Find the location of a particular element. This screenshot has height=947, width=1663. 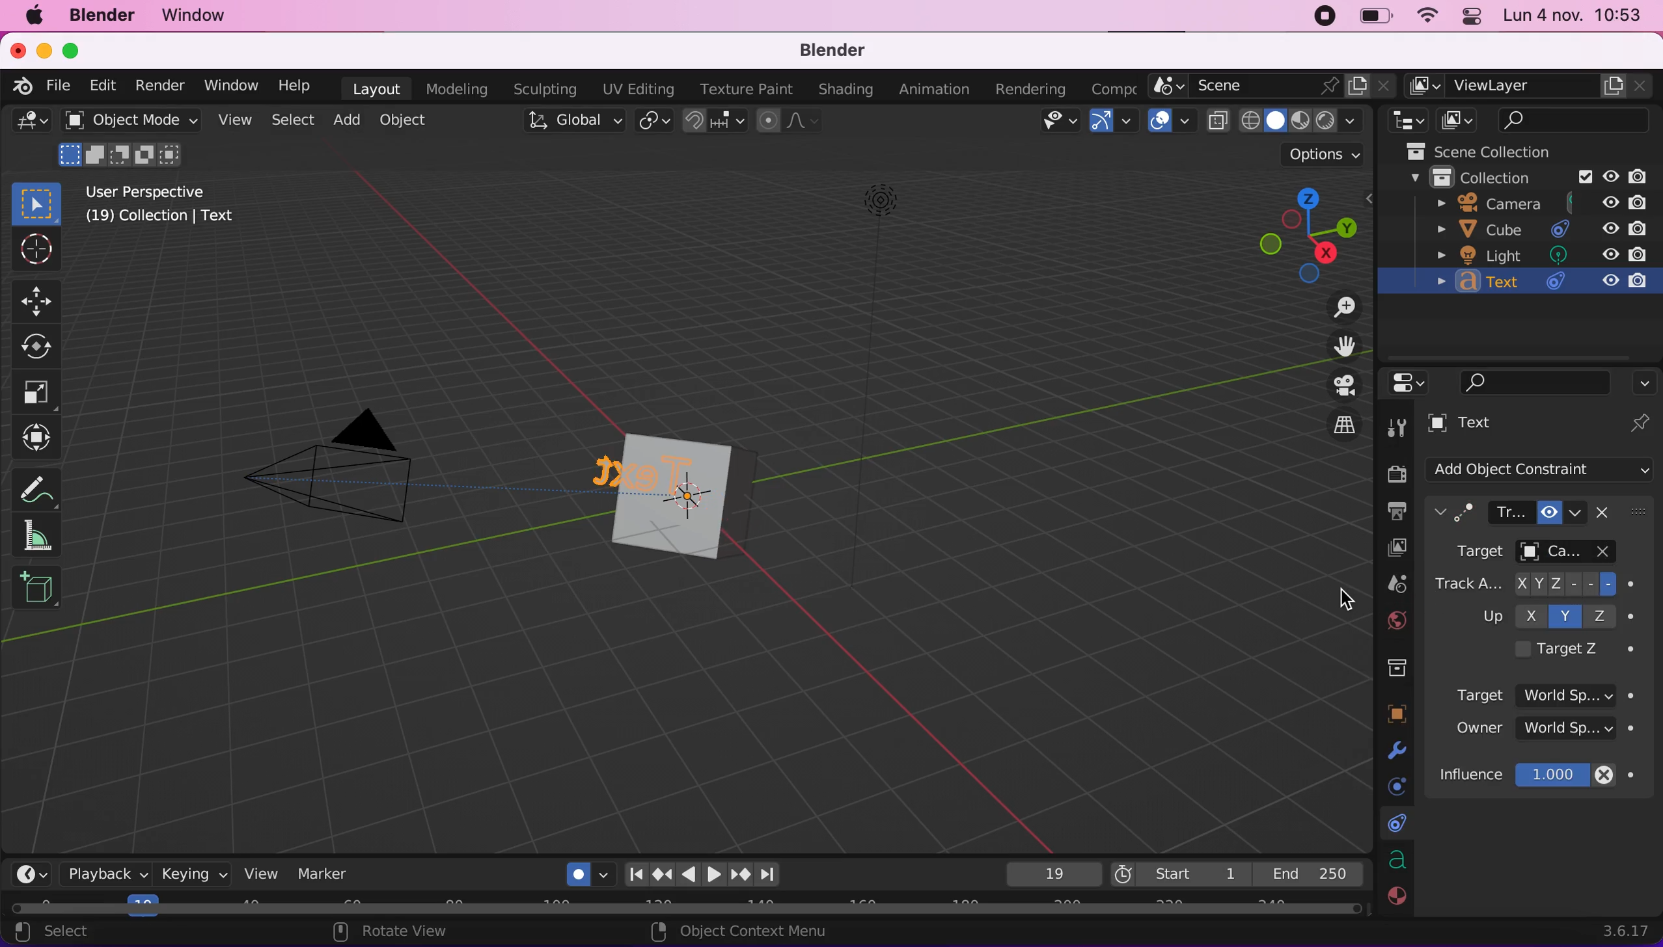

add is located at coordinates (350, 122).